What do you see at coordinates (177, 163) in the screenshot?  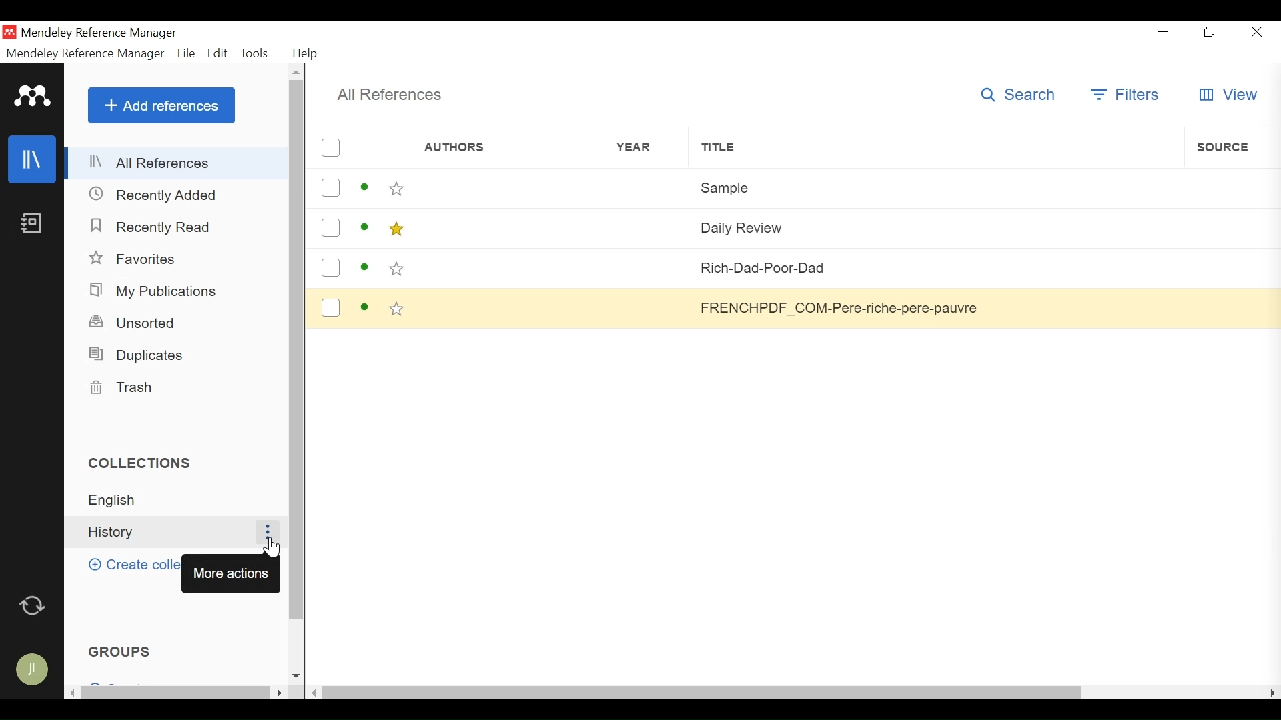 I see `Alll References` at bounding box center [177, 163].